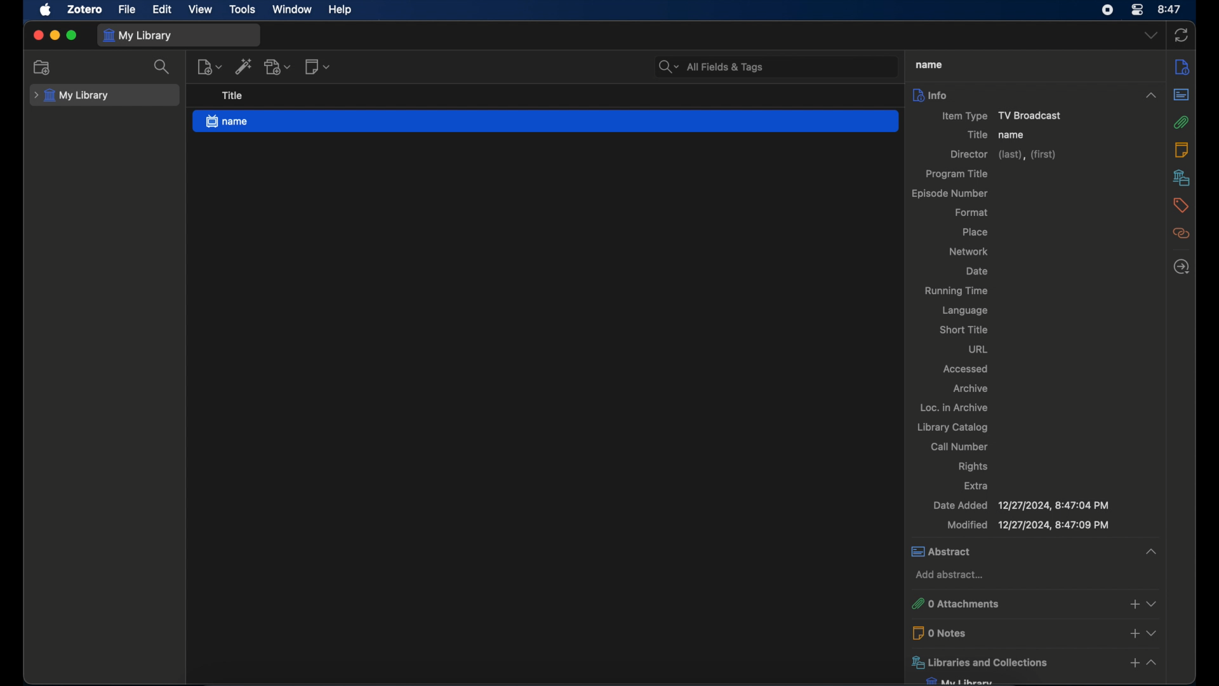  What do you see at coordinates (1183, 123) in the screenshot?
I see `attachments` at bounding box center [1183, 123].